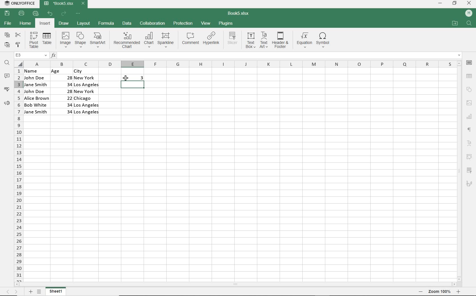  I want to click on PLUGINS, so click(225, 23).